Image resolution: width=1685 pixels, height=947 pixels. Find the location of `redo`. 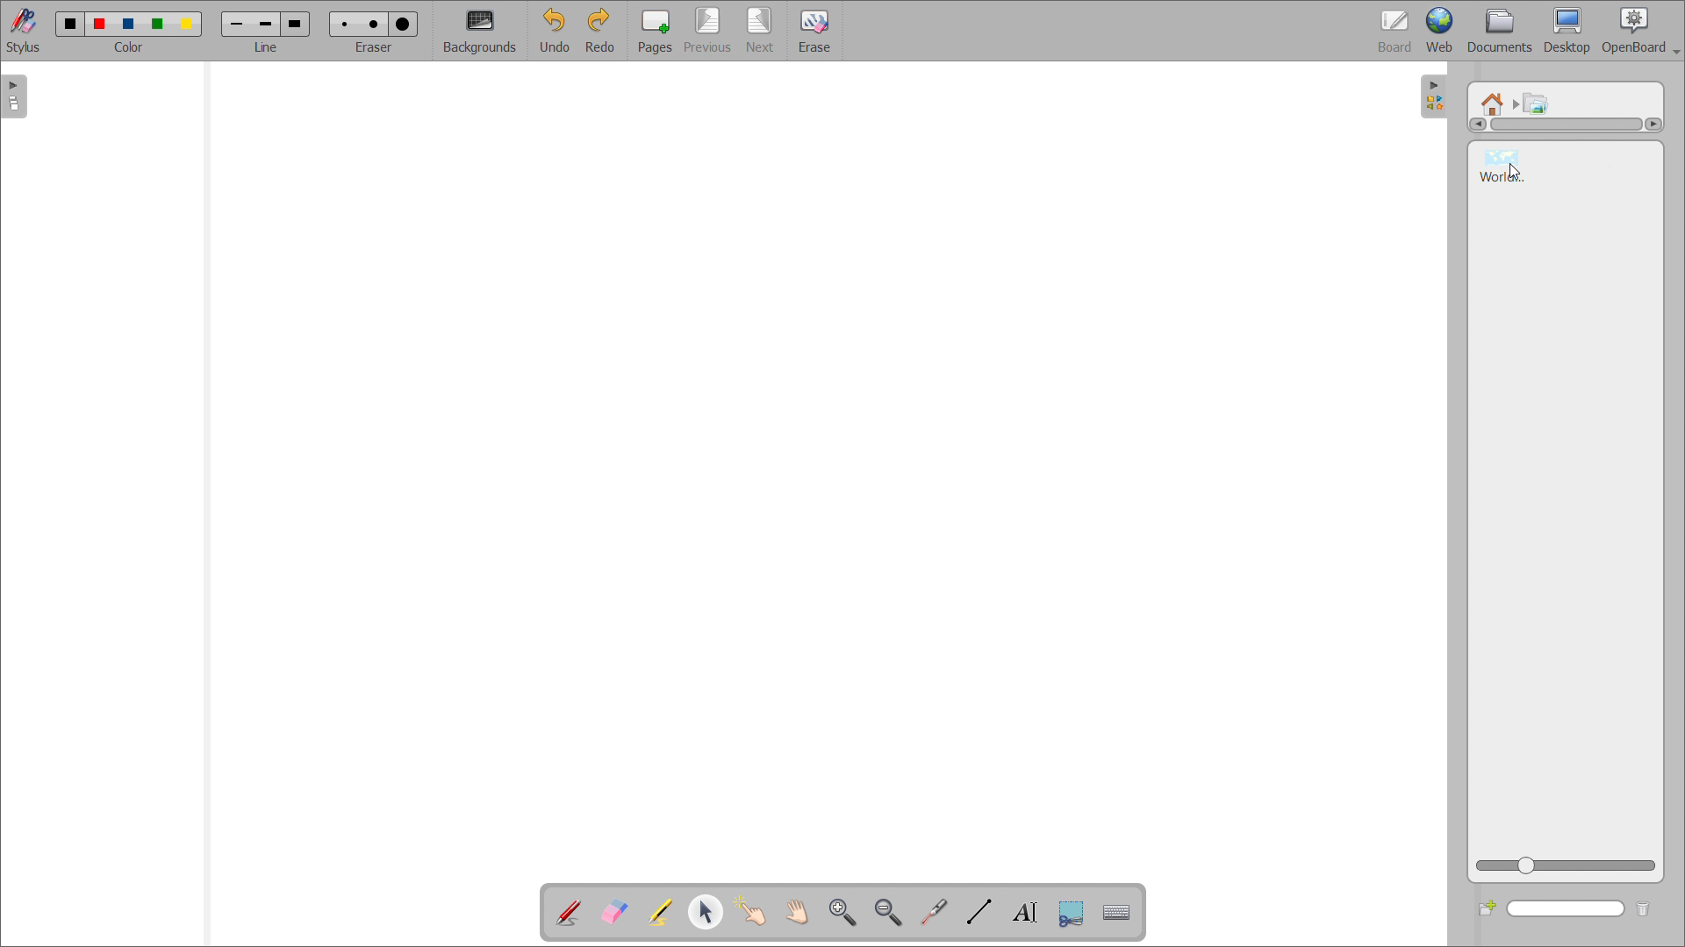

redo is located at coordinates (599, 31).